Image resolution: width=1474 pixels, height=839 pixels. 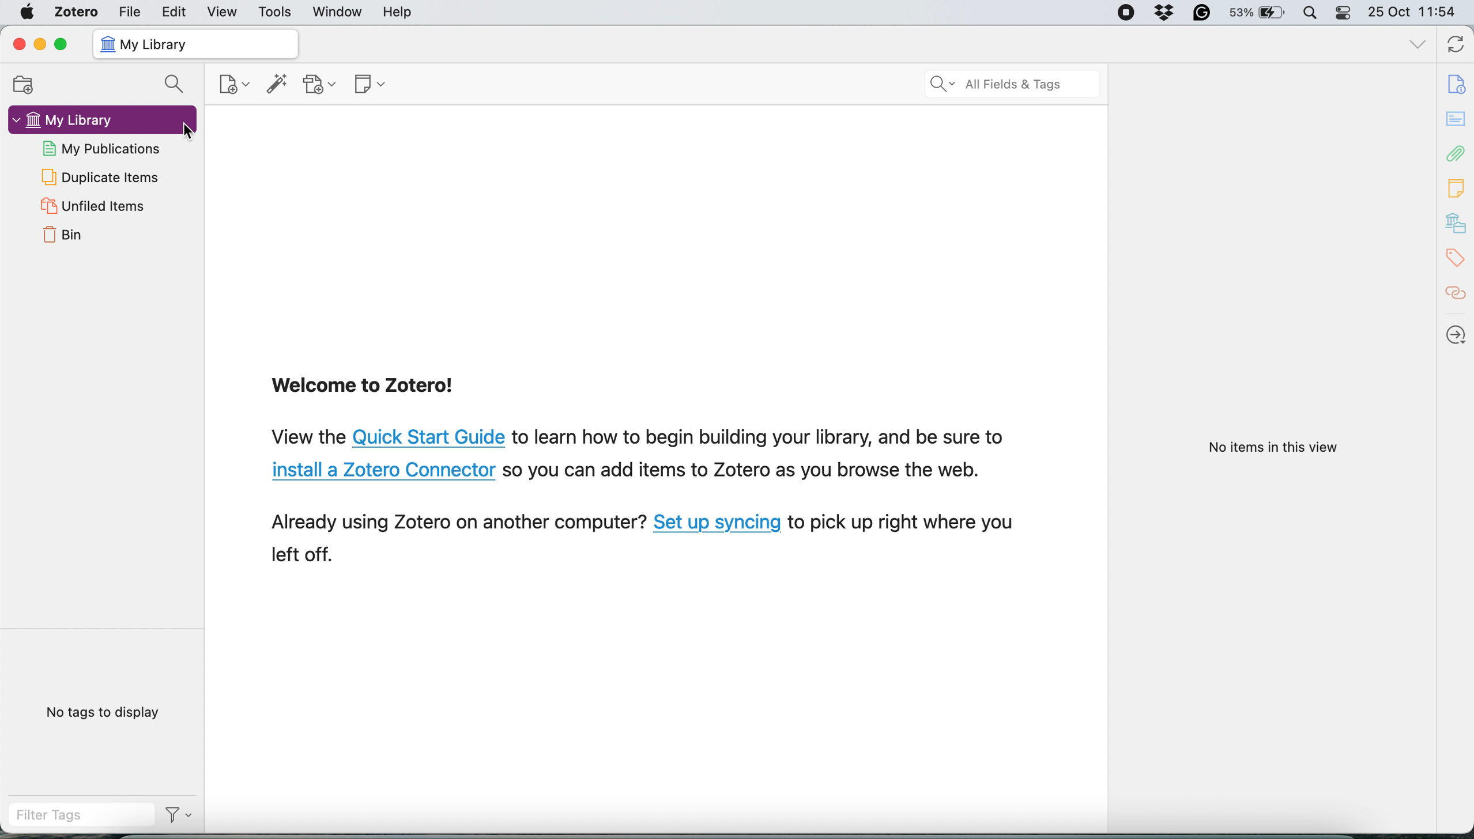 I want to click on my library, so click(x=100, y=119).